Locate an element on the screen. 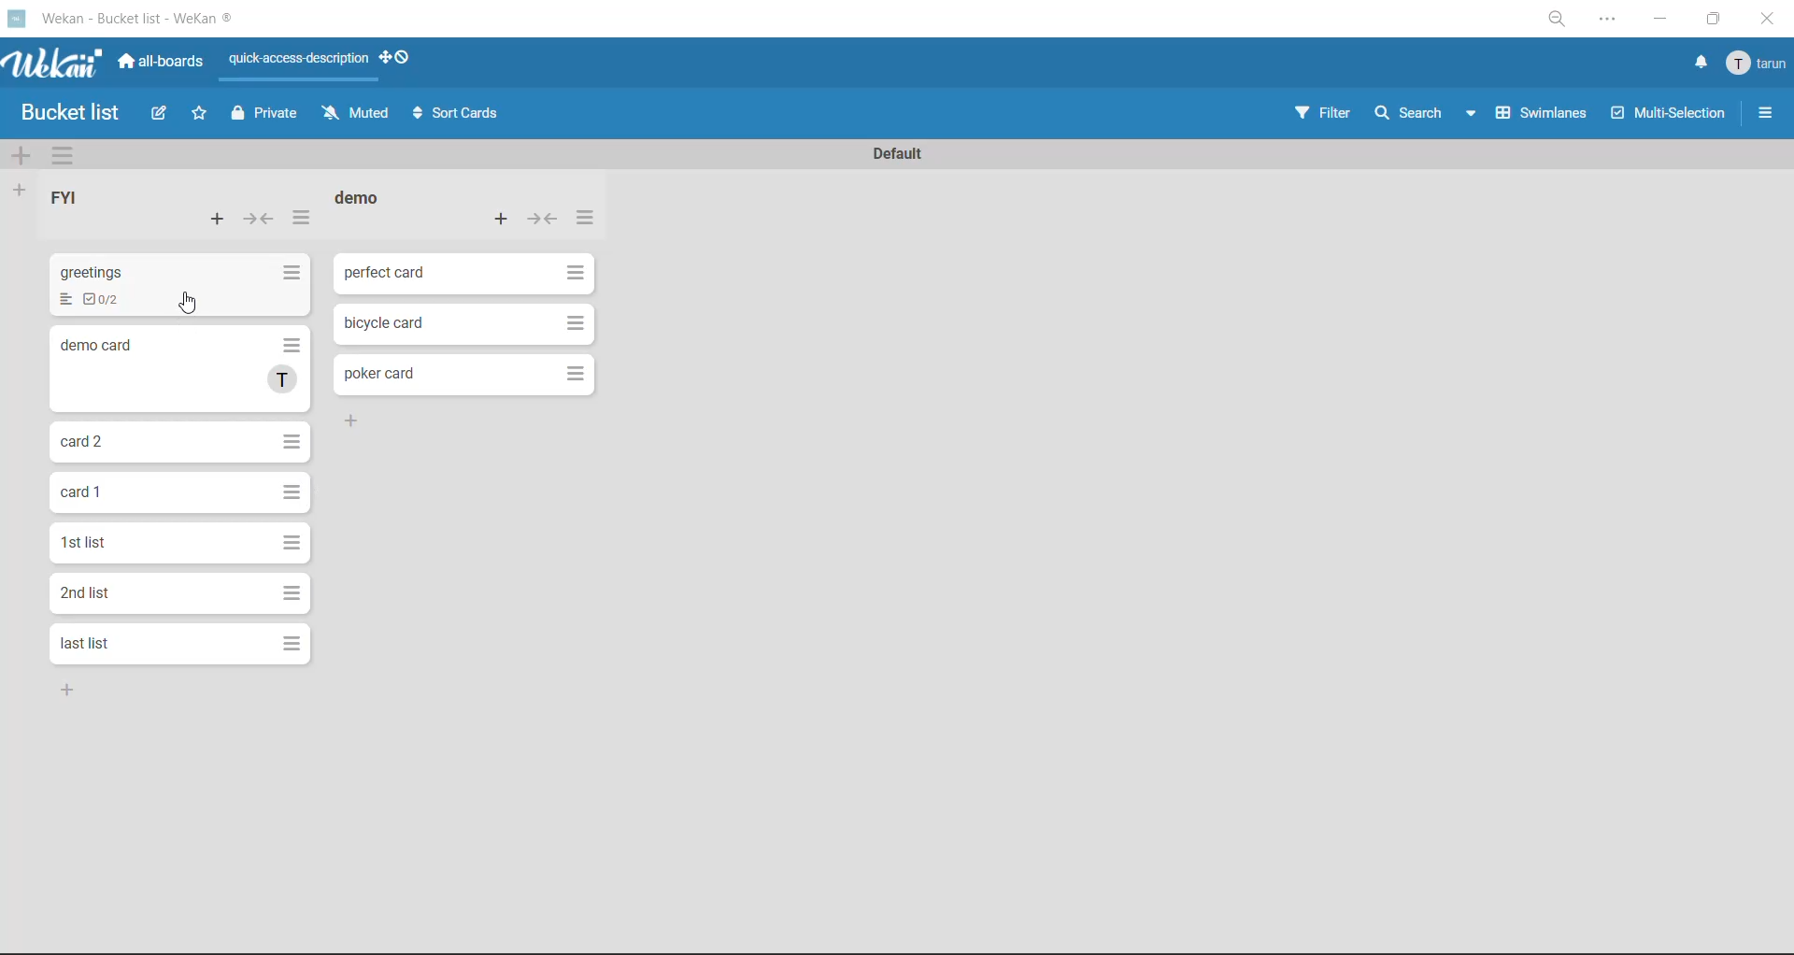 The width and height of the screenshot is (1794, 955). list title is located at coordinates (360, 198).